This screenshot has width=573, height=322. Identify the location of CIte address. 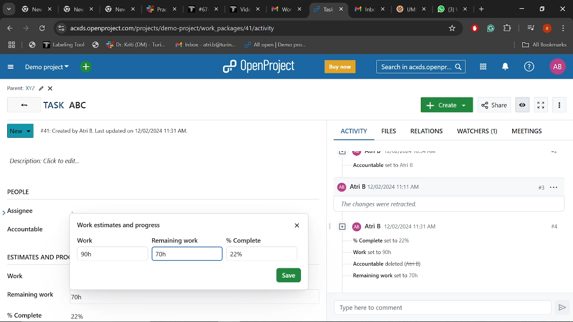
(256, 28).